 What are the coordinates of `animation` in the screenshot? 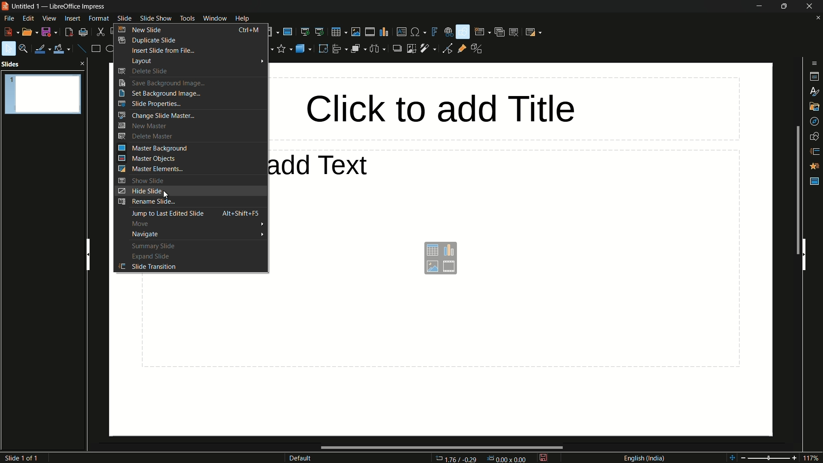 It's located at (814, 166).